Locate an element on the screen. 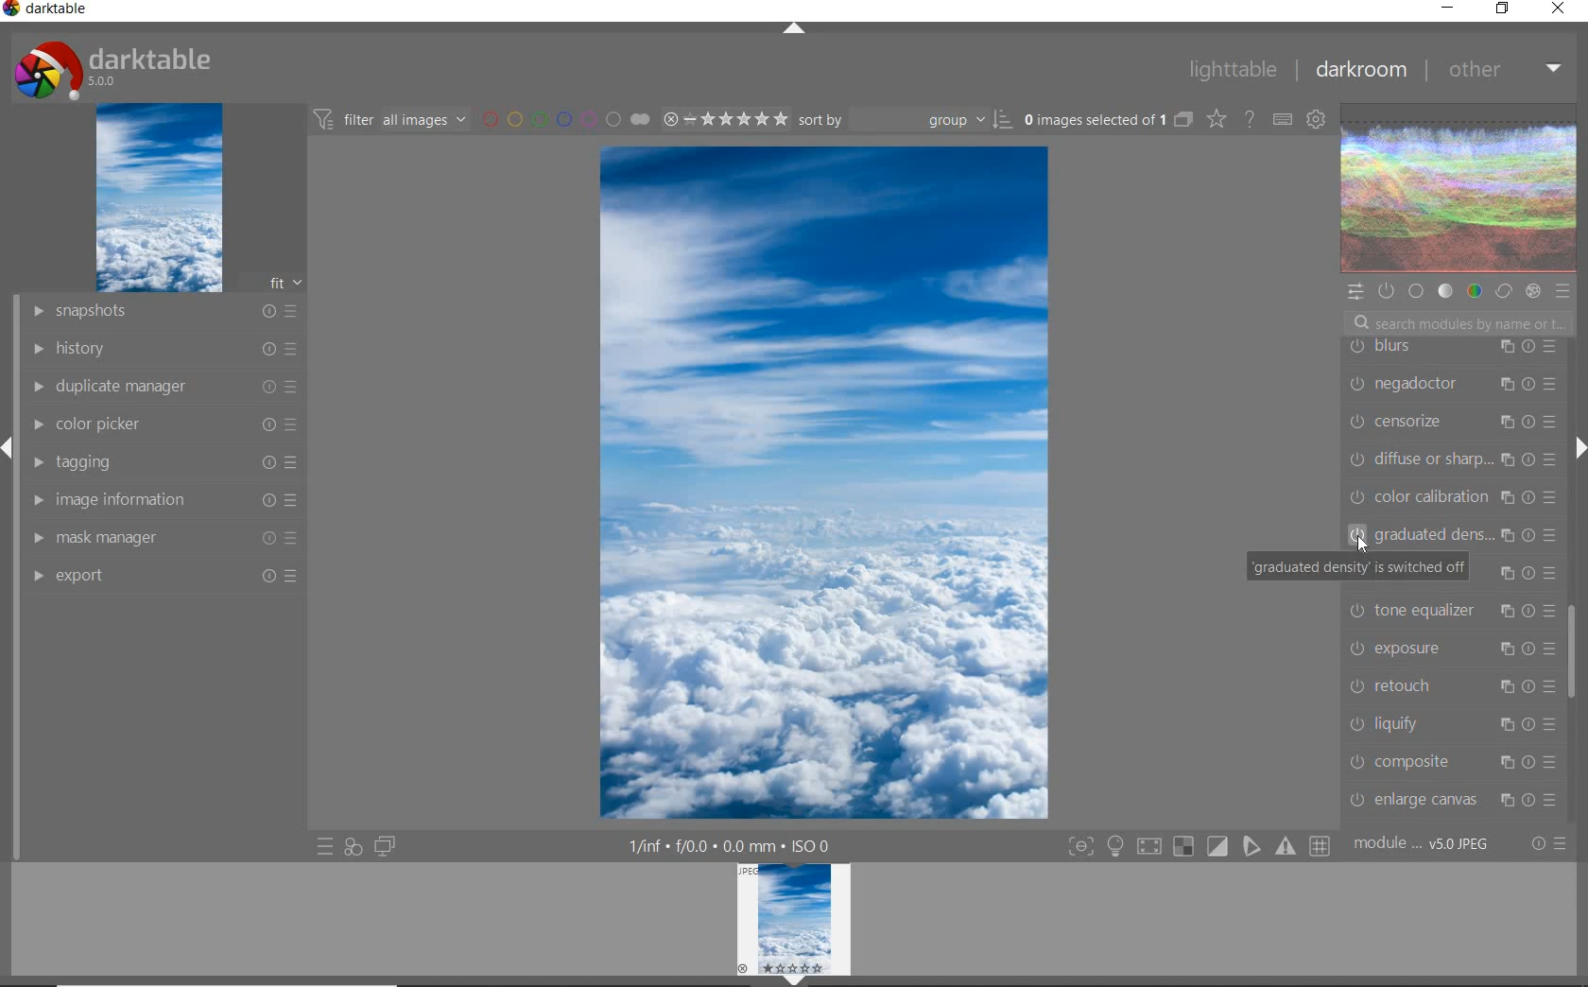  module ... v5.0 JPEG is located at coordinates (1423, 847).